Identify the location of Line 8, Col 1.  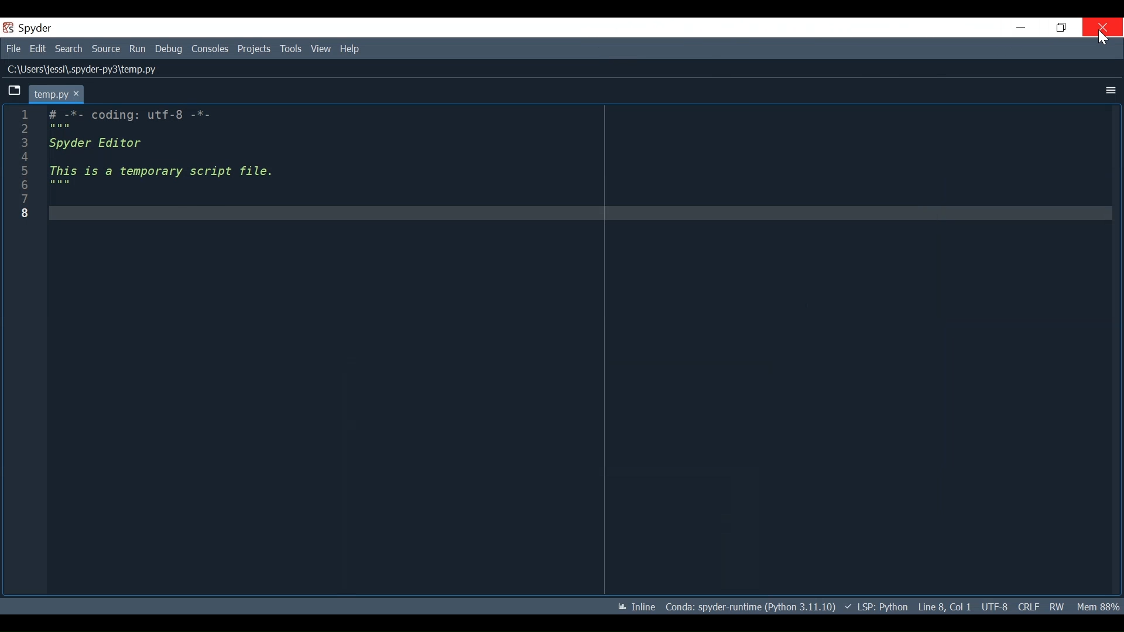
(944, 607).